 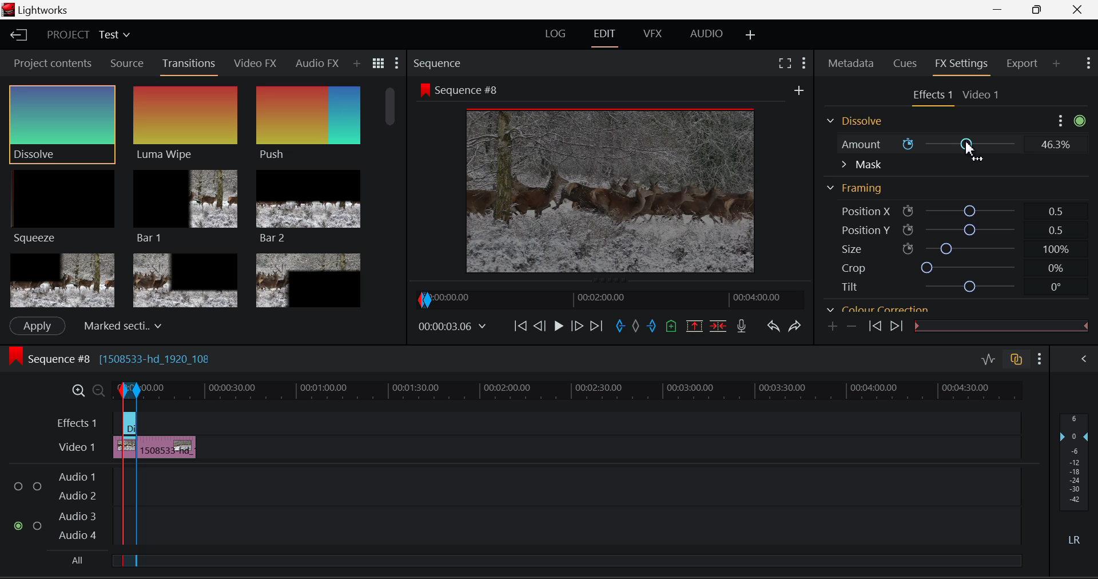 I want to click on Minimize, so click(x=1039, y=10).